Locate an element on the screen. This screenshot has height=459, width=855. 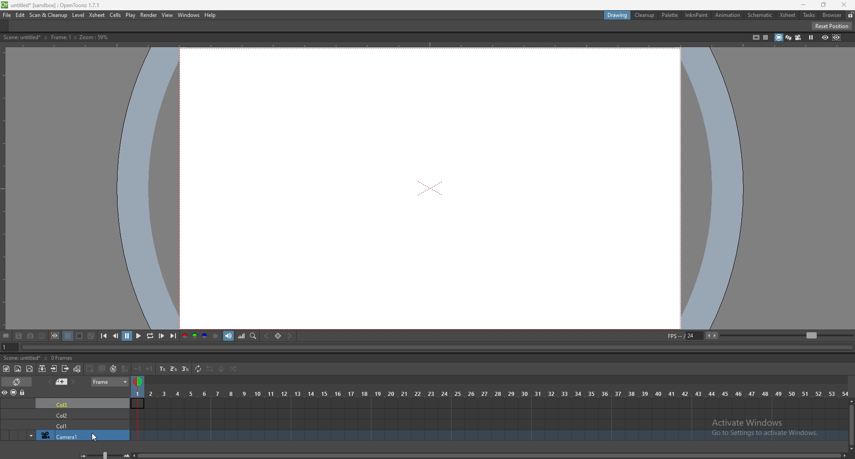
cursor is located at coordinates (95, 439).